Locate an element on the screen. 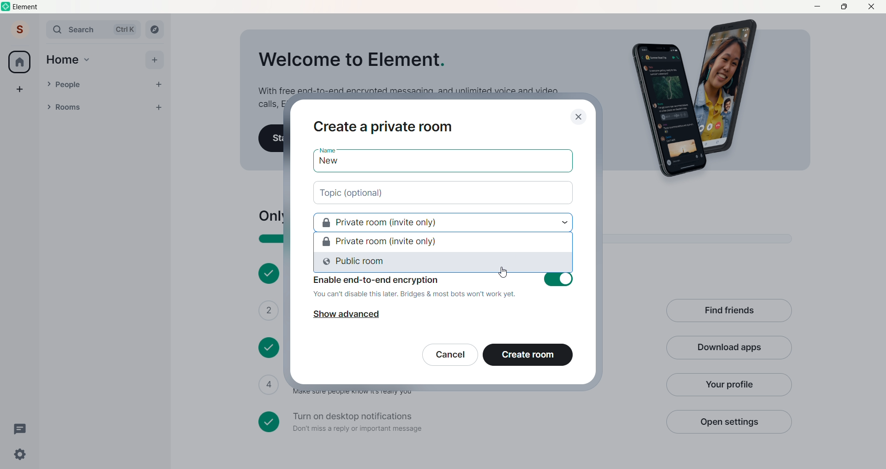 The width and height of the screenshot is (886, 469). set room privacy is located at coordinates (442, 222).